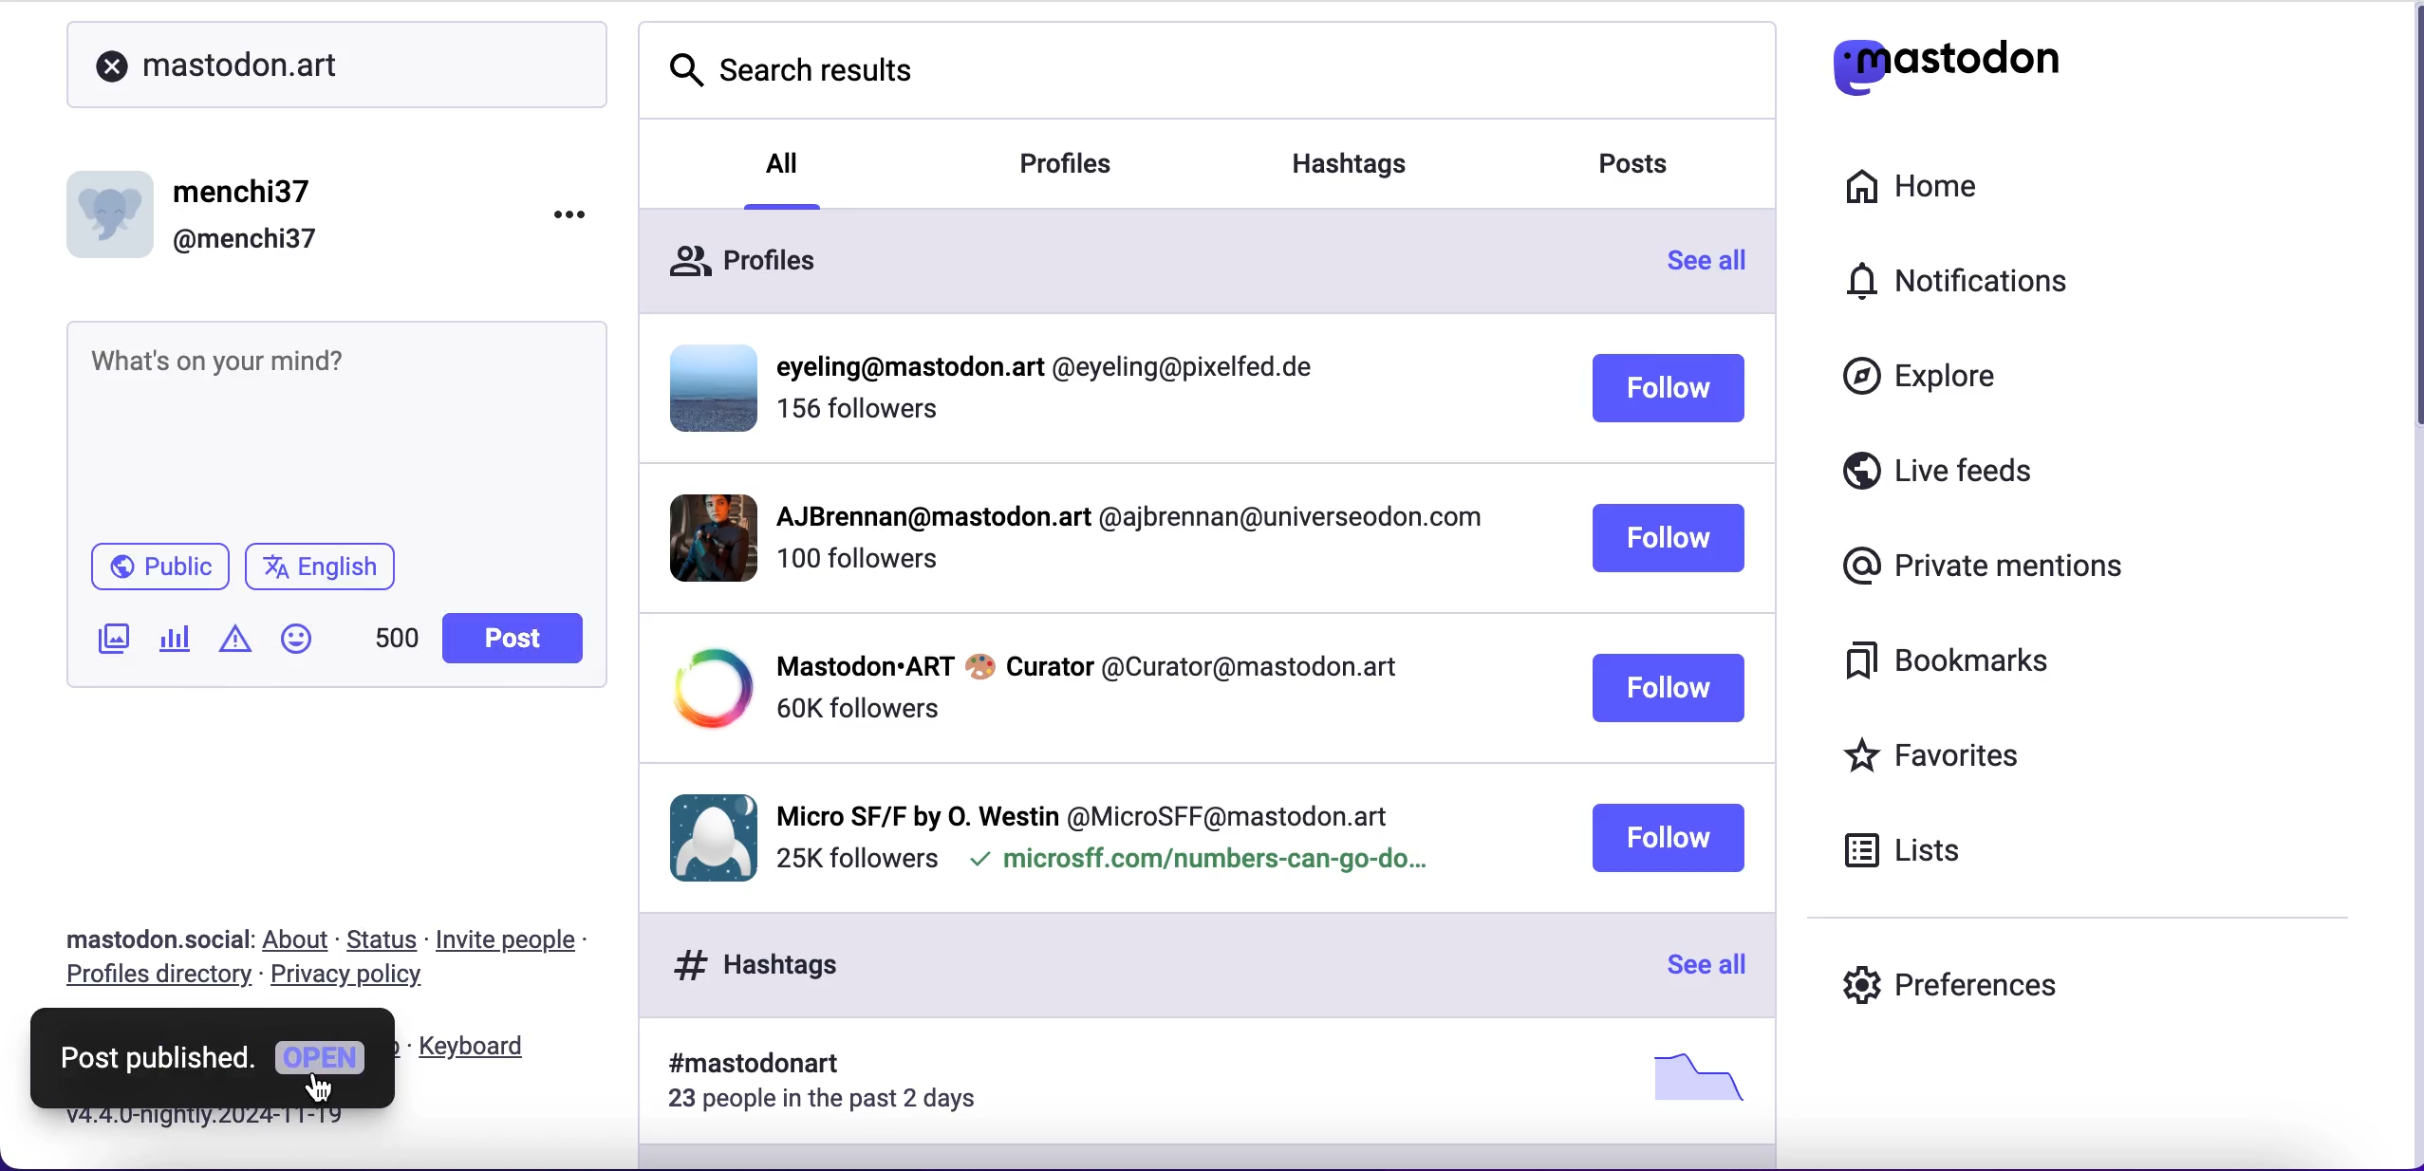 The image size is (2424, 1171). What do you see at coordinates (1953, 981) in the screenshot?
I see `preferences` at bounding box center [1953, 981].